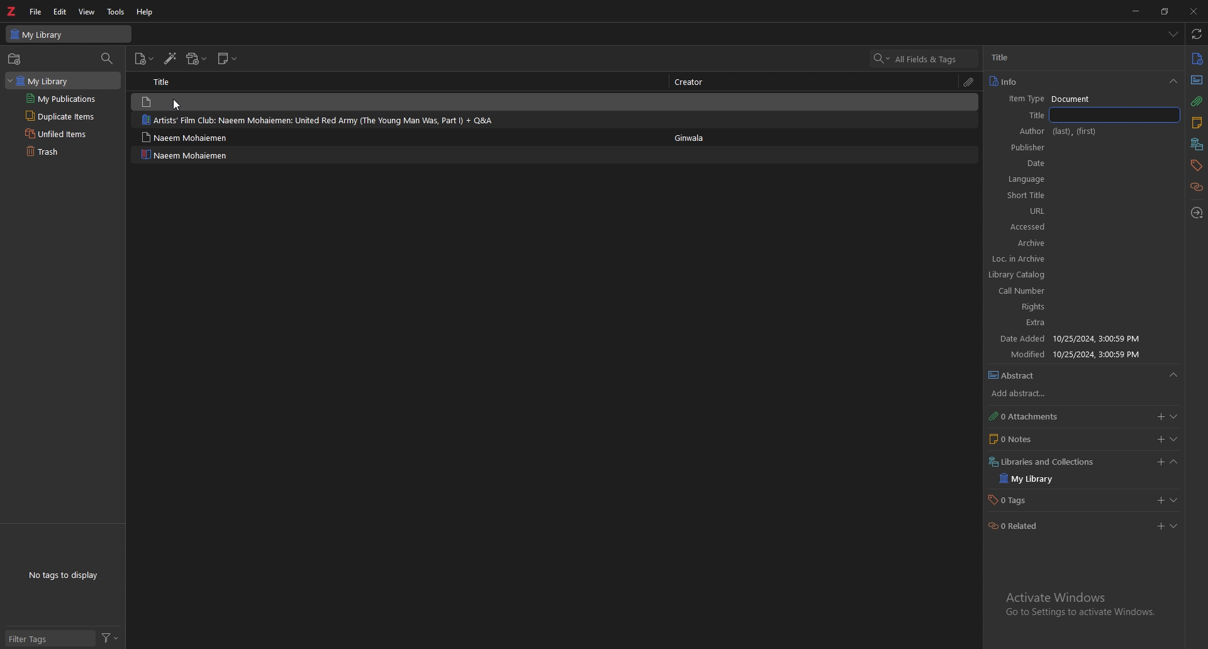 The height and width of the screenshot is (649, 1208). What do you see at coordinates (1198, 58) in the screenshot?
I see `info` at bounding box center [1198, 58].